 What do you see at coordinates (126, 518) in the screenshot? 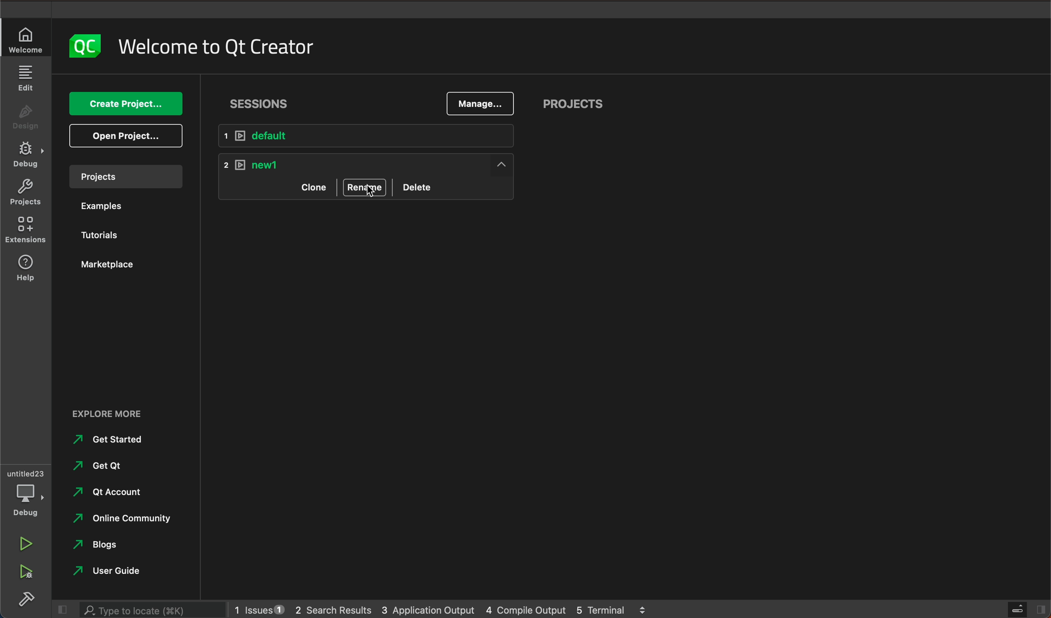
I see `online` at bounding box center [126, 518].